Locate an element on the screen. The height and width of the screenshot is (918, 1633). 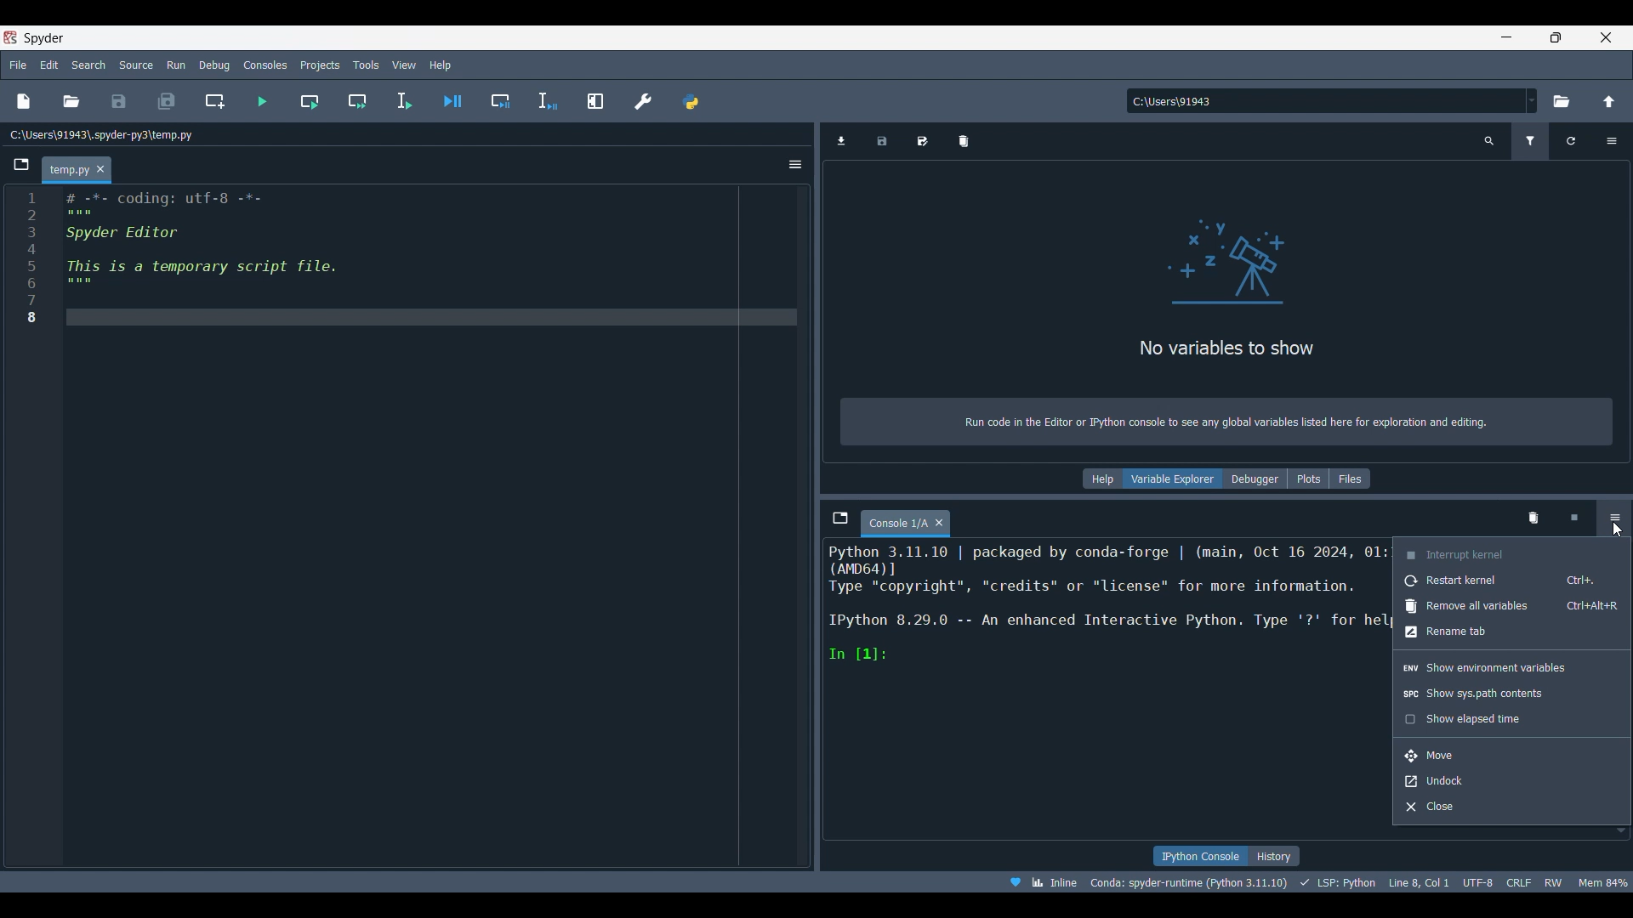
Edit menu is located at coordinates (50, 65).